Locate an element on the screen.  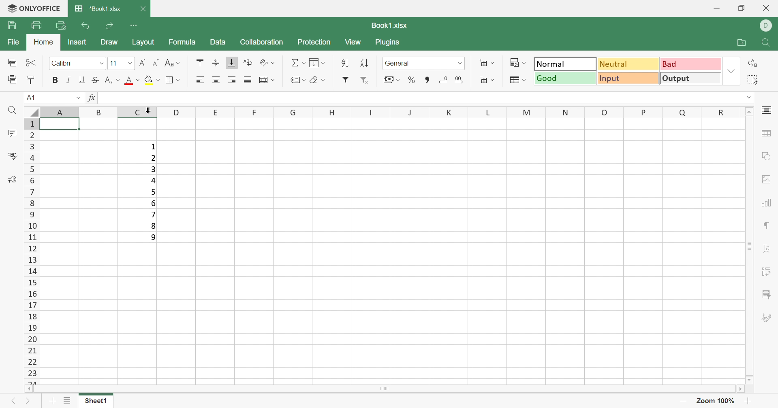
Strikethrough is located at coordinates (94, 80).